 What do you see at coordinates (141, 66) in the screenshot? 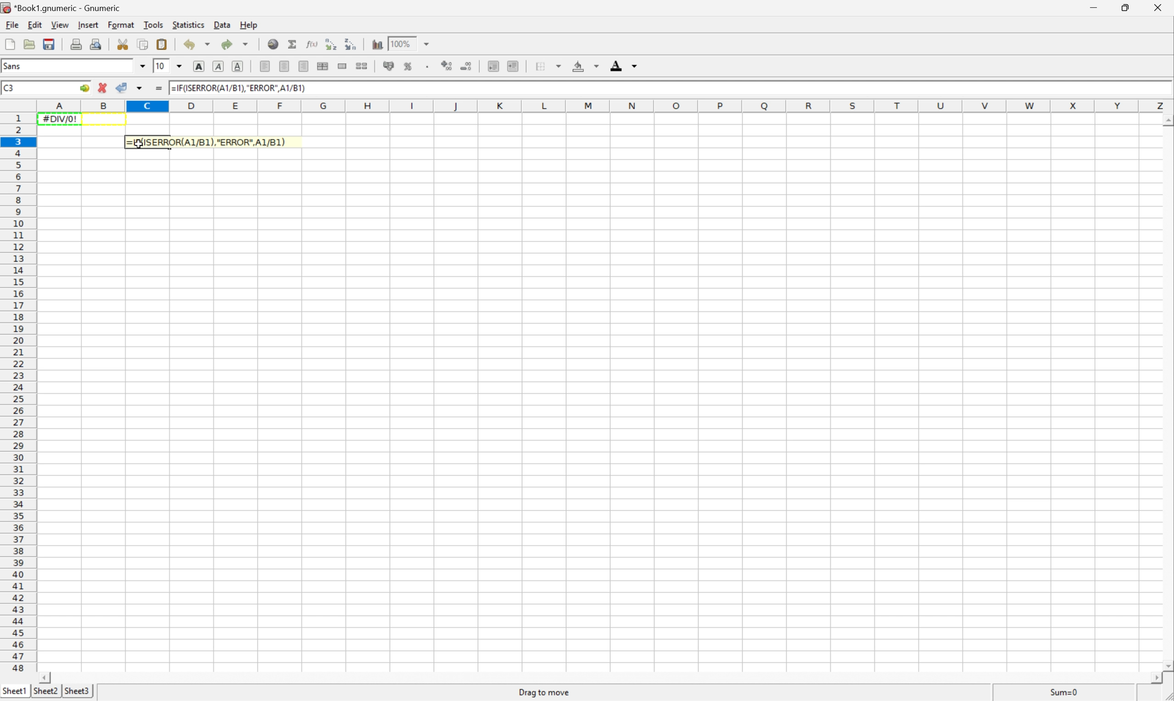
I see `Drop down` at bounding box center [141, 66].